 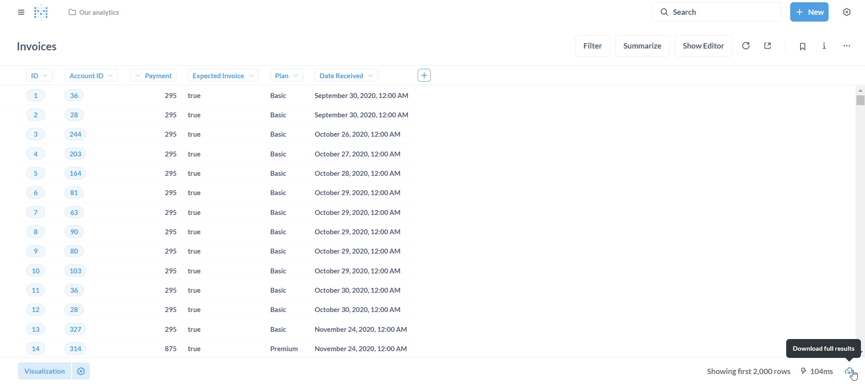 What do you see at coordinates (172, 232) in the screenshot?
I see `295` at bounding box center [172, 232].